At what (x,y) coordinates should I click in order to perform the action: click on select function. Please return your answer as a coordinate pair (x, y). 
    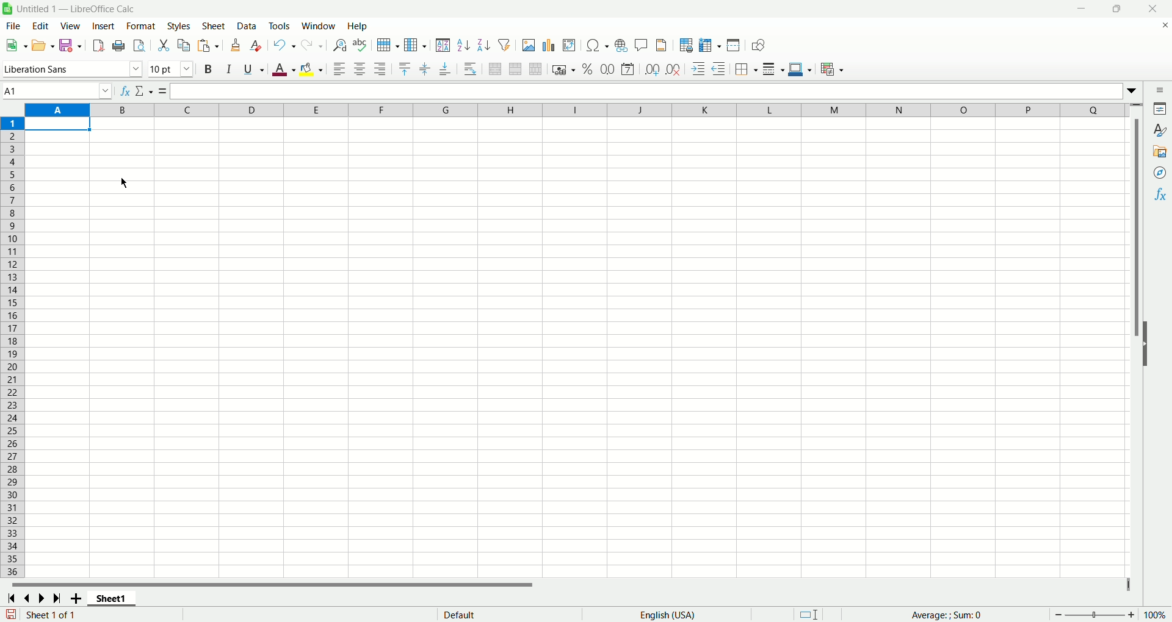
    Looking at the image, I should click on (145, 91).